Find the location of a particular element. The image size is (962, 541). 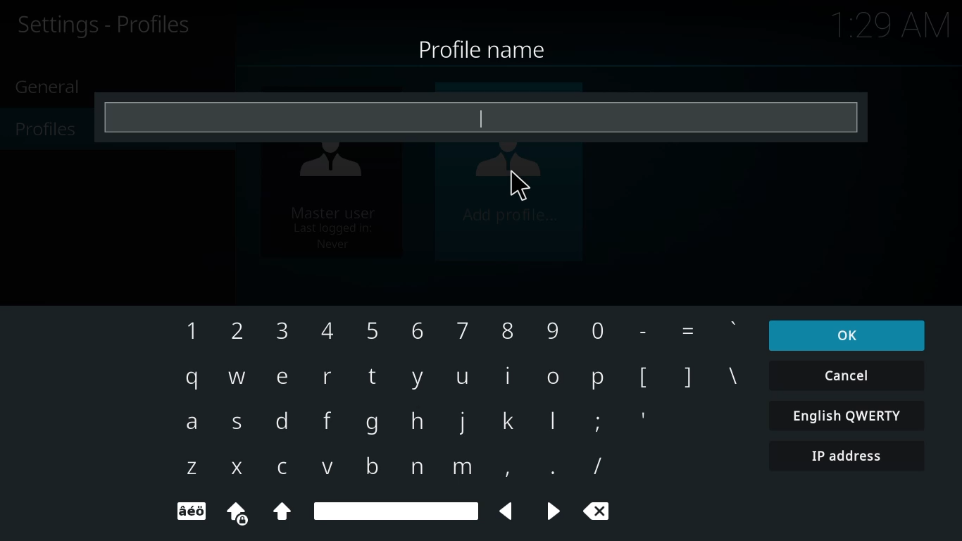

english qwerty is located at coordinates (848, 414).